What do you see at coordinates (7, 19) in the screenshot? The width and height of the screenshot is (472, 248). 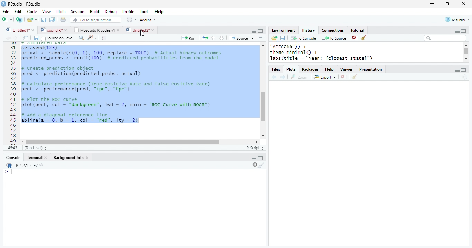 I see `new file` at bounding box center [7, 19].